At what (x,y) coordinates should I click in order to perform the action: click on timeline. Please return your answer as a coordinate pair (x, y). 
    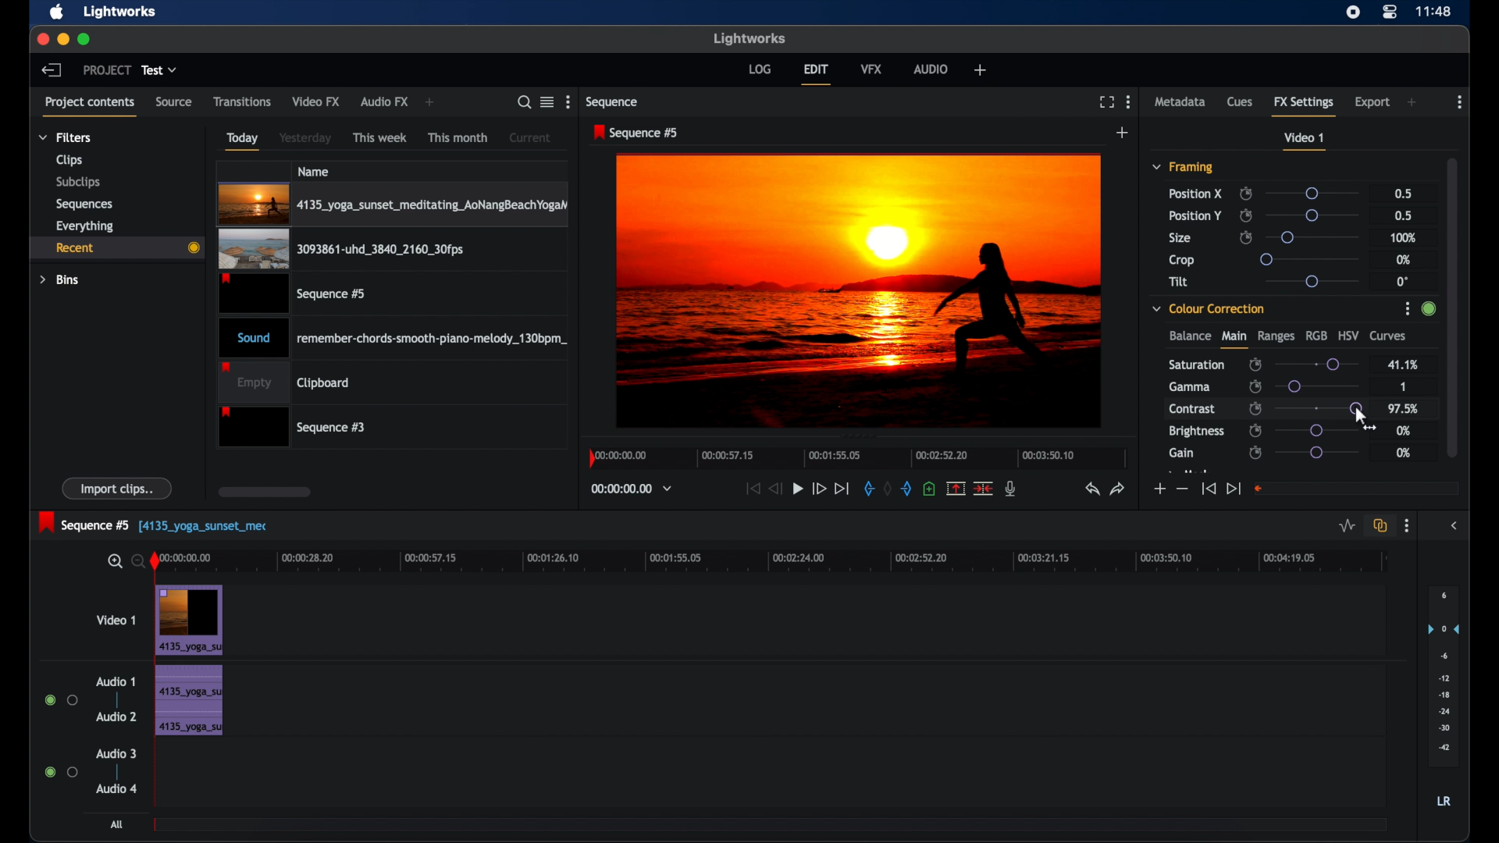
    Looking at the image, I should click on (854, 461).